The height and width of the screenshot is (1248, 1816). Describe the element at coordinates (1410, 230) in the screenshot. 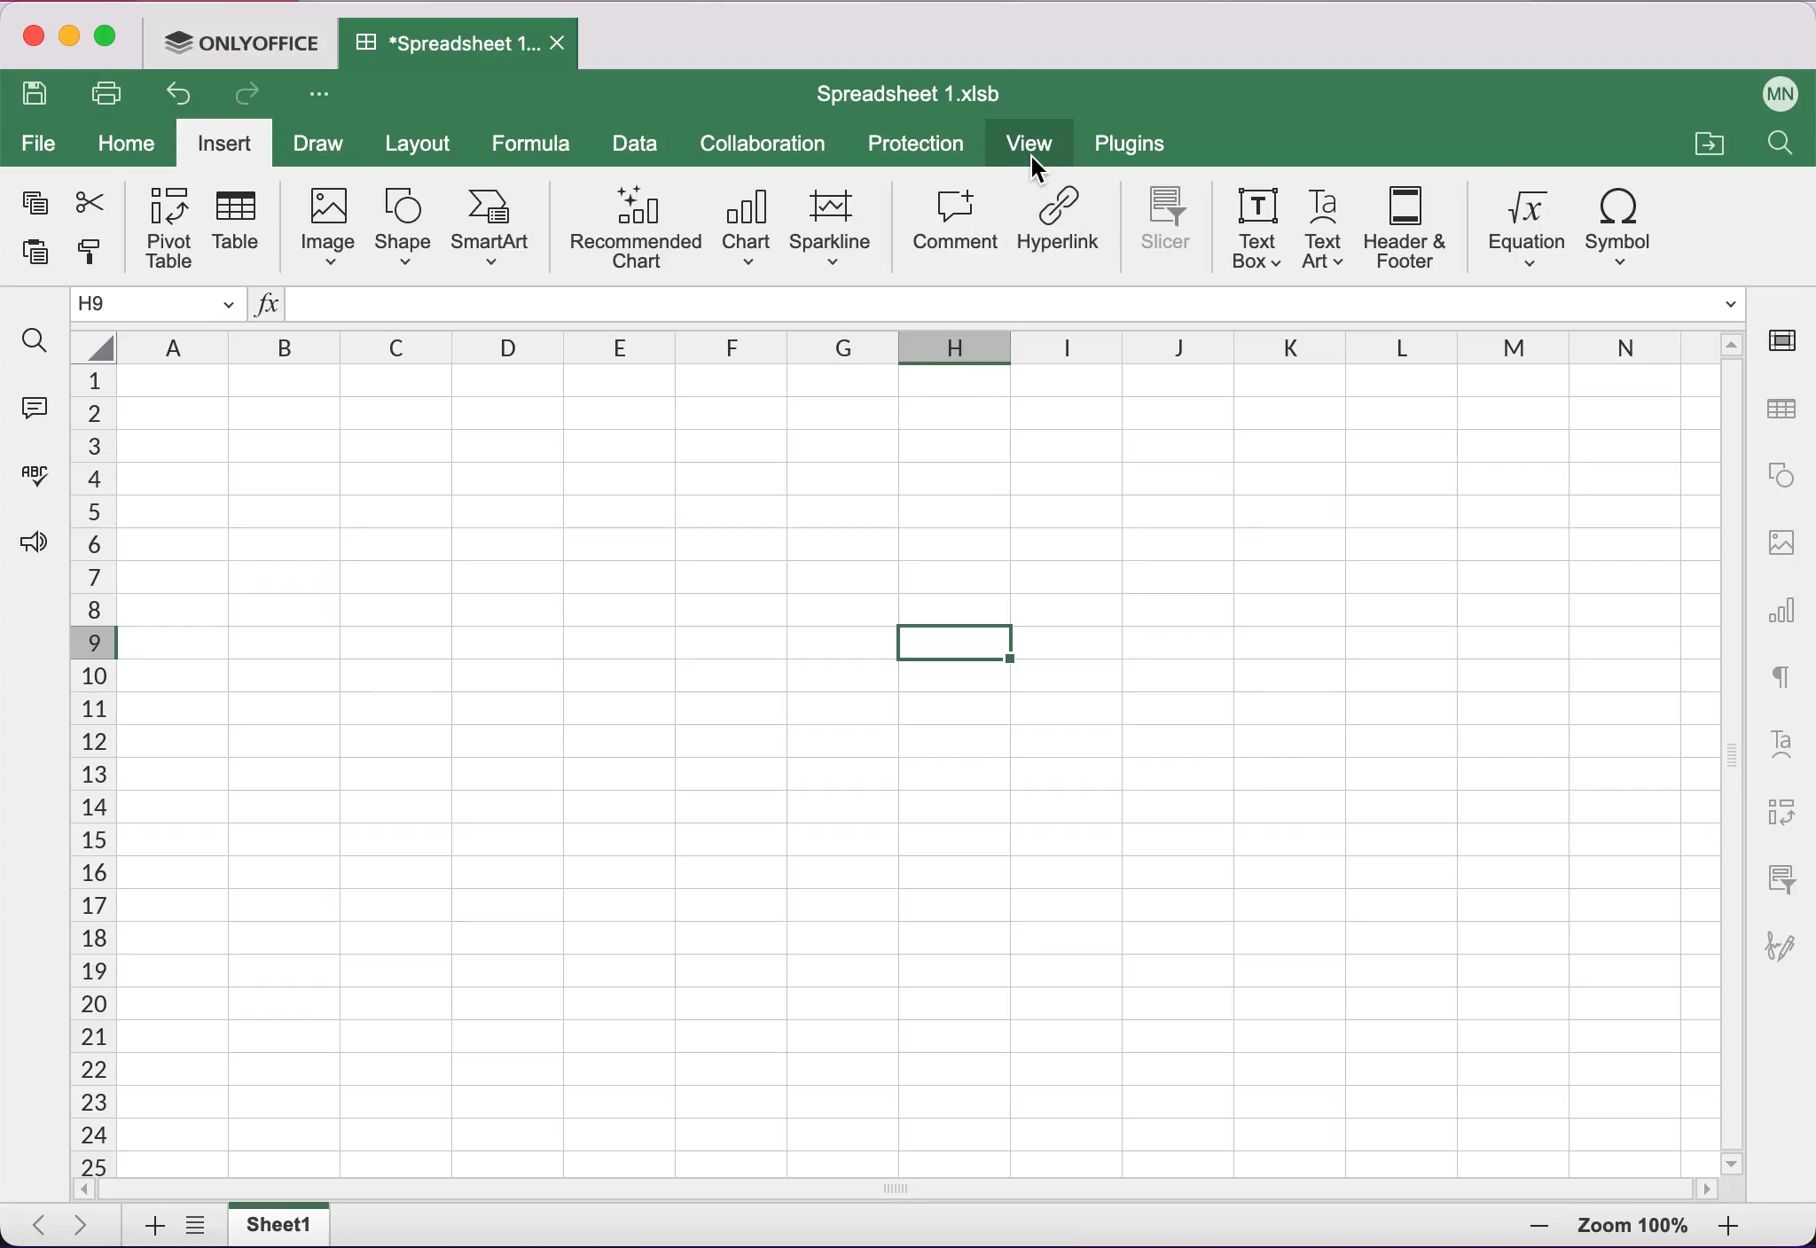

I see `header and footer` at that location.